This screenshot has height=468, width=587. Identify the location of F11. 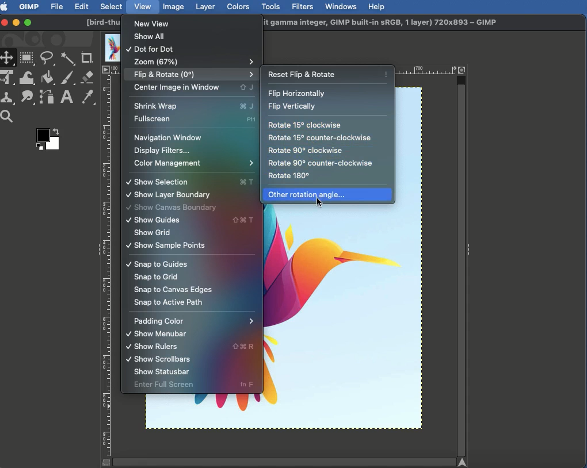
(251, 119).